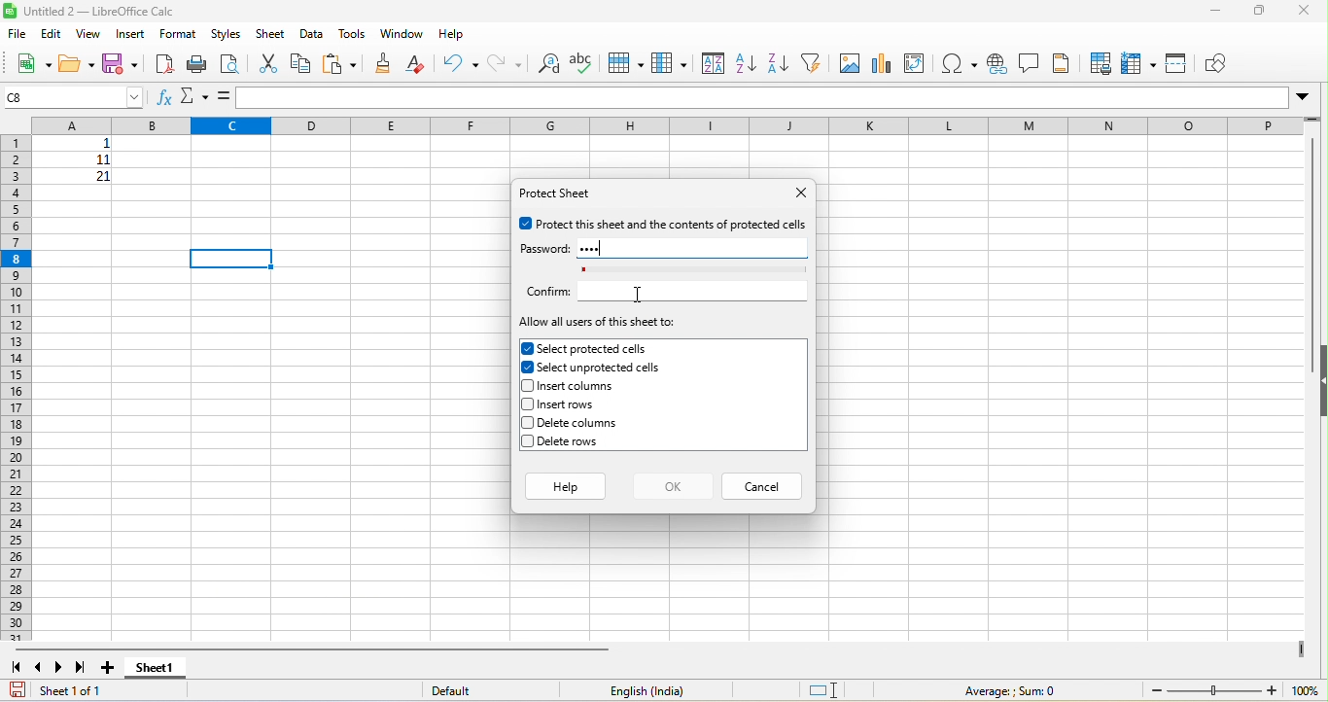 The image size is (1328, 702). I want to click on open, so click(76, 65).